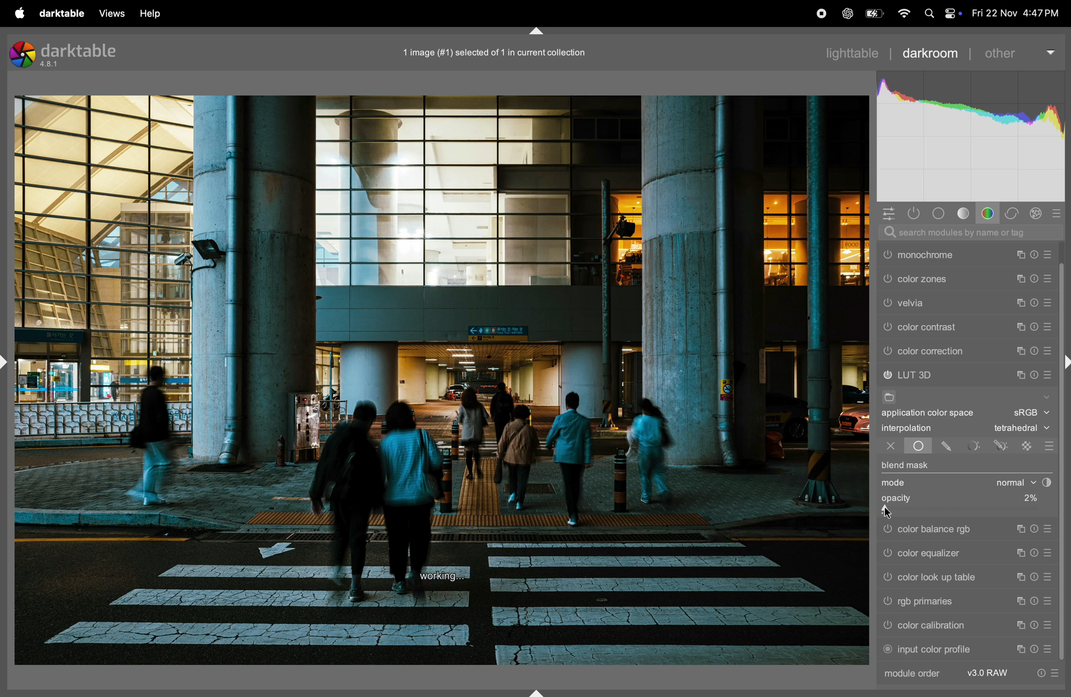 Image resolution: width=1071 pixels, height=697 pixels. Describe the element at coordinates (907, 465) in the screenshot. I see `blend mask` at that location.